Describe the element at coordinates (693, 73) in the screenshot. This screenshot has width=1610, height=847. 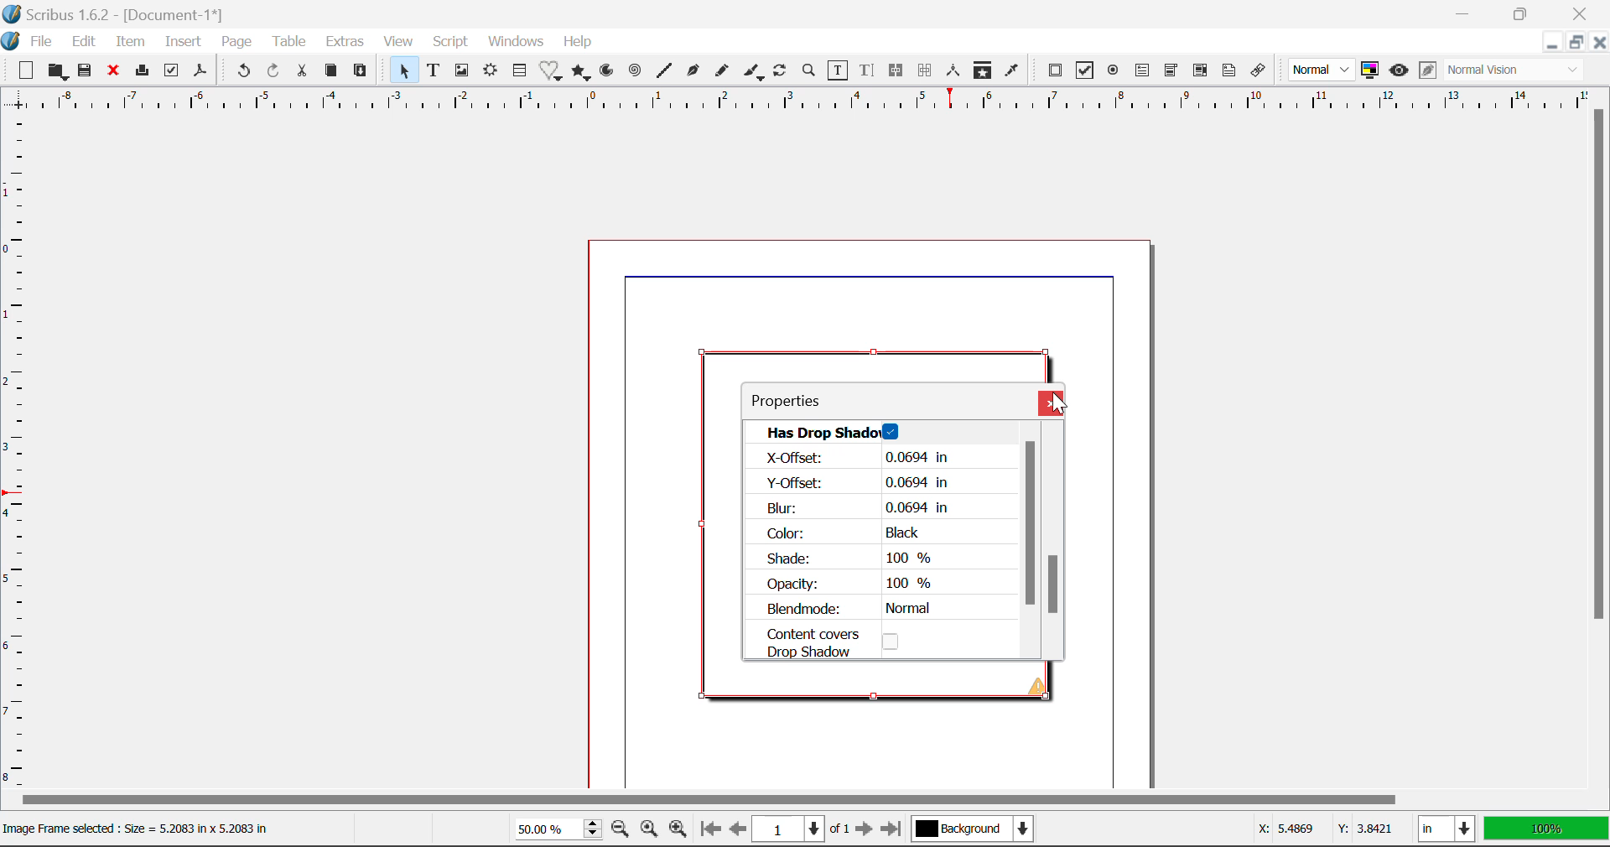
I see `Bezier Curve` at that location.